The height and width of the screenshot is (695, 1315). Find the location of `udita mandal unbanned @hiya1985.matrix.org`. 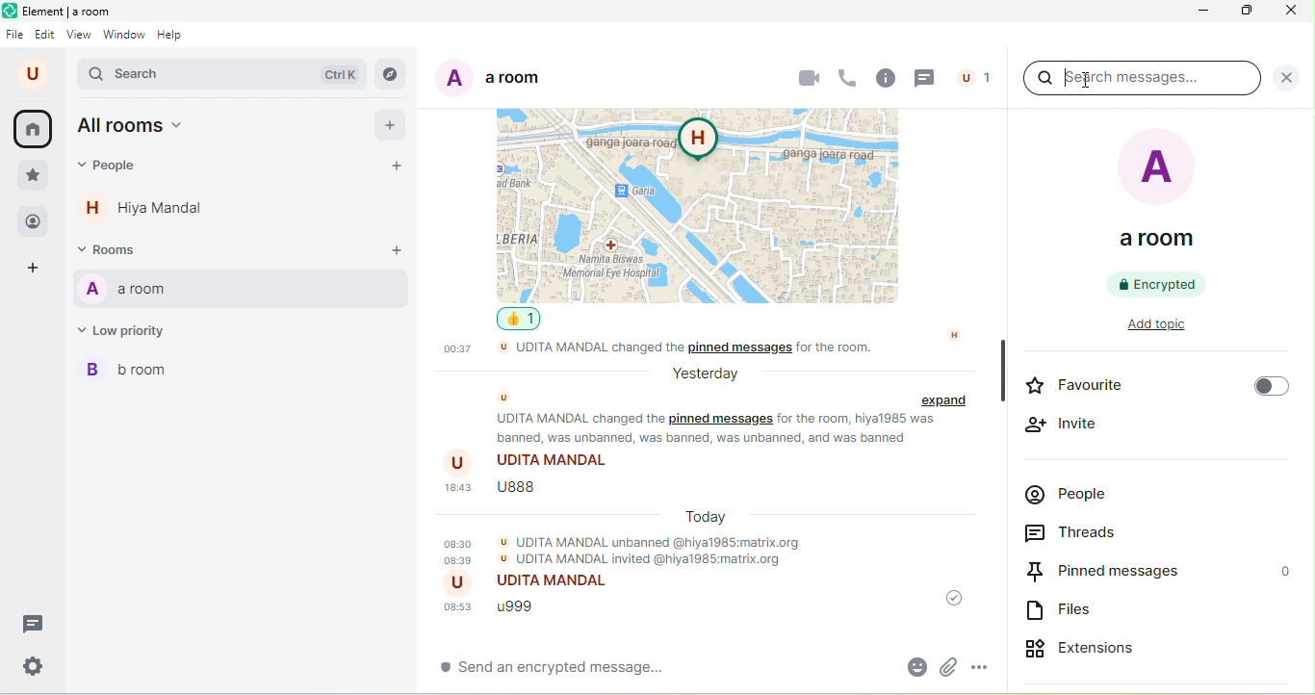

udita mandal unbanned @hiya1985.matrix.org is located at coordinates (629, 550).